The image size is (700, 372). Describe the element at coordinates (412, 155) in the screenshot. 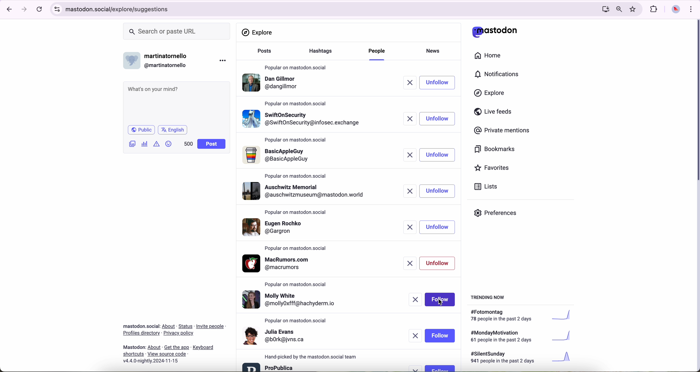

I see `remove` at that location.